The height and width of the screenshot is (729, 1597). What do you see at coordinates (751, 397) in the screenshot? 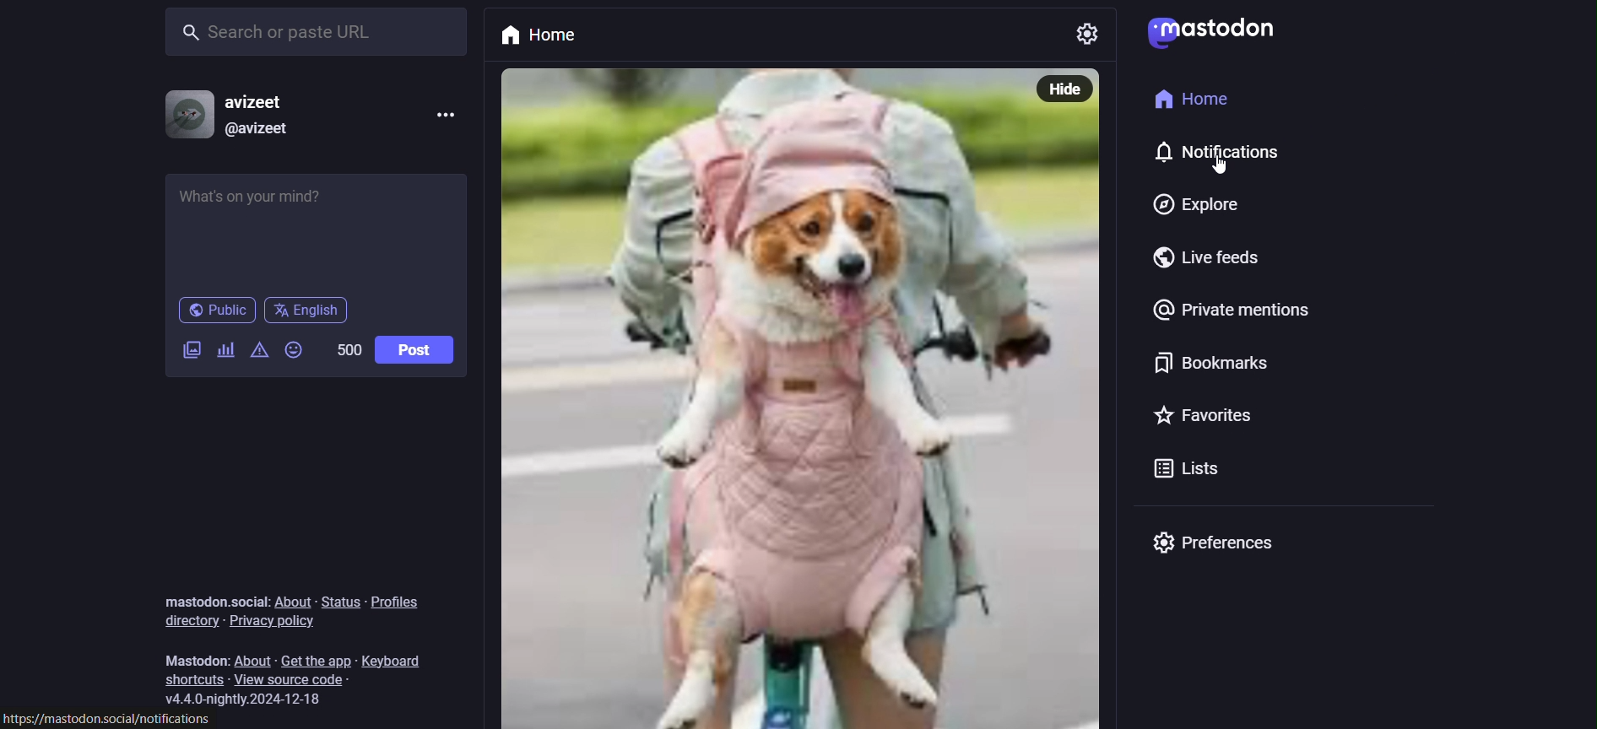
I see `post with picture` at bounding box center [751, 397].